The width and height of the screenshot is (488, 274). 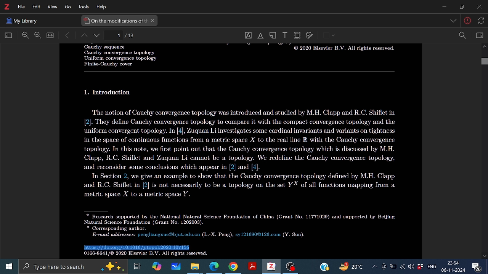 I want to click on Zoom out, so click(x=26, y=36).